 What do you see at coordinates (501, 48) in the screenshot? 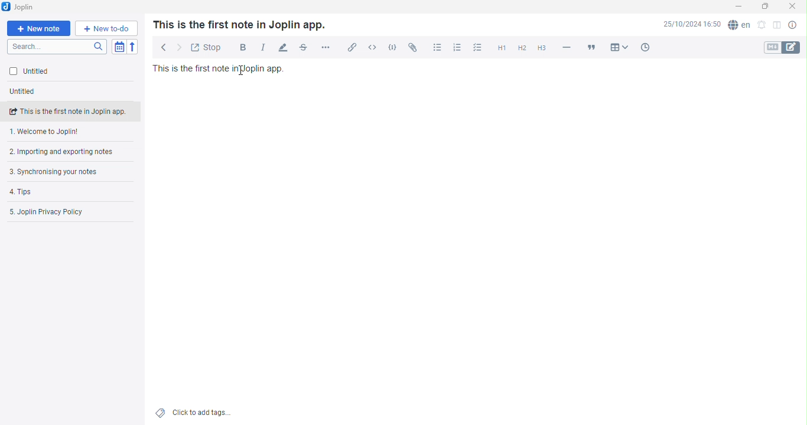
I see `Heading 1` at bounding box center [501, 48].